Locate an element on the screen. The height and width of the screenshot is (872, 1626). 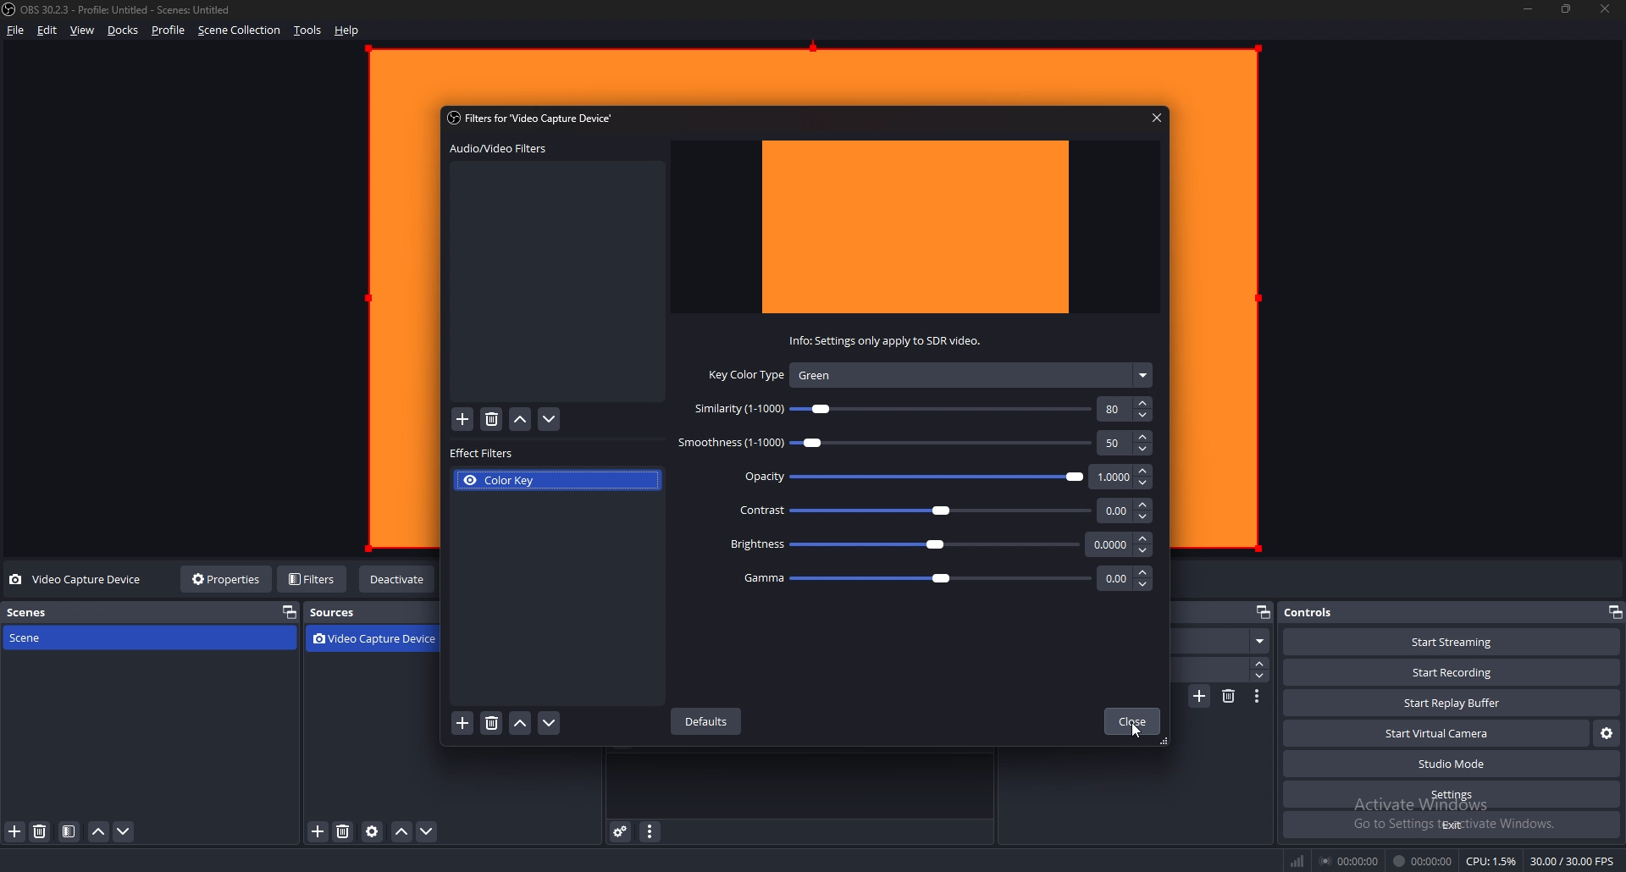
close is located at coordinates (1607, 9).